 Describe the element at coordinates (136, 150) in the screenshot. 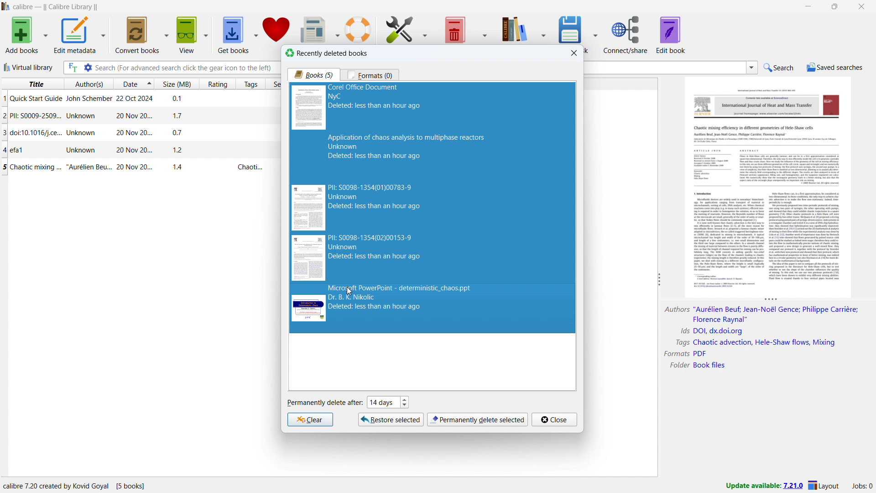

I see `single book entry` at that location.